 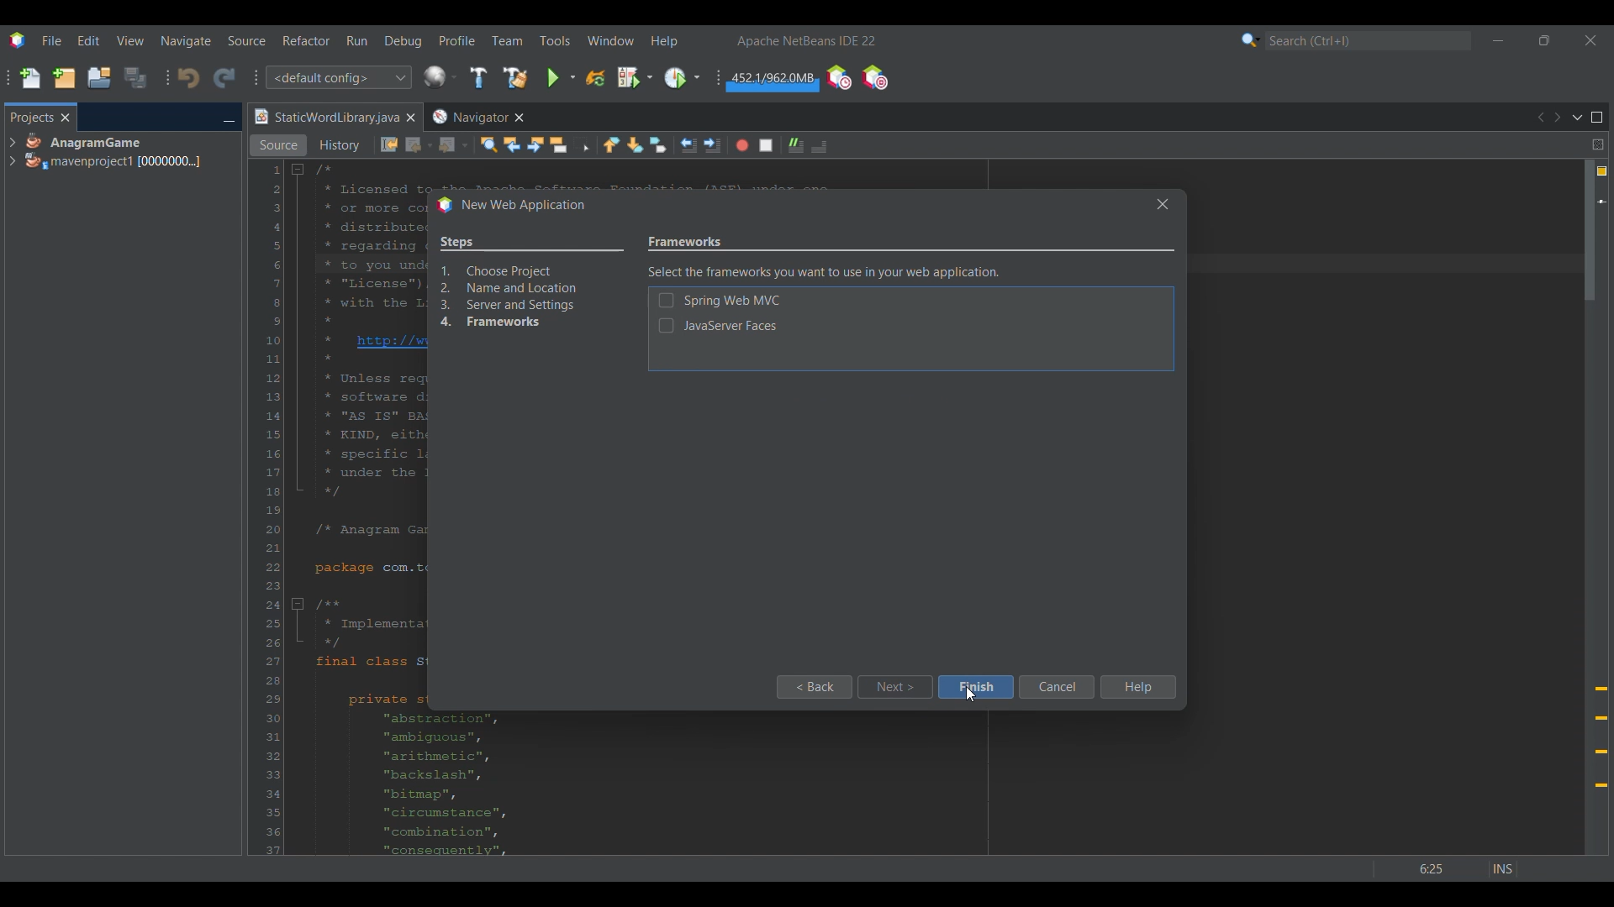 I want to click on Projects, current tab highlighted, so click(x=31, y=116).